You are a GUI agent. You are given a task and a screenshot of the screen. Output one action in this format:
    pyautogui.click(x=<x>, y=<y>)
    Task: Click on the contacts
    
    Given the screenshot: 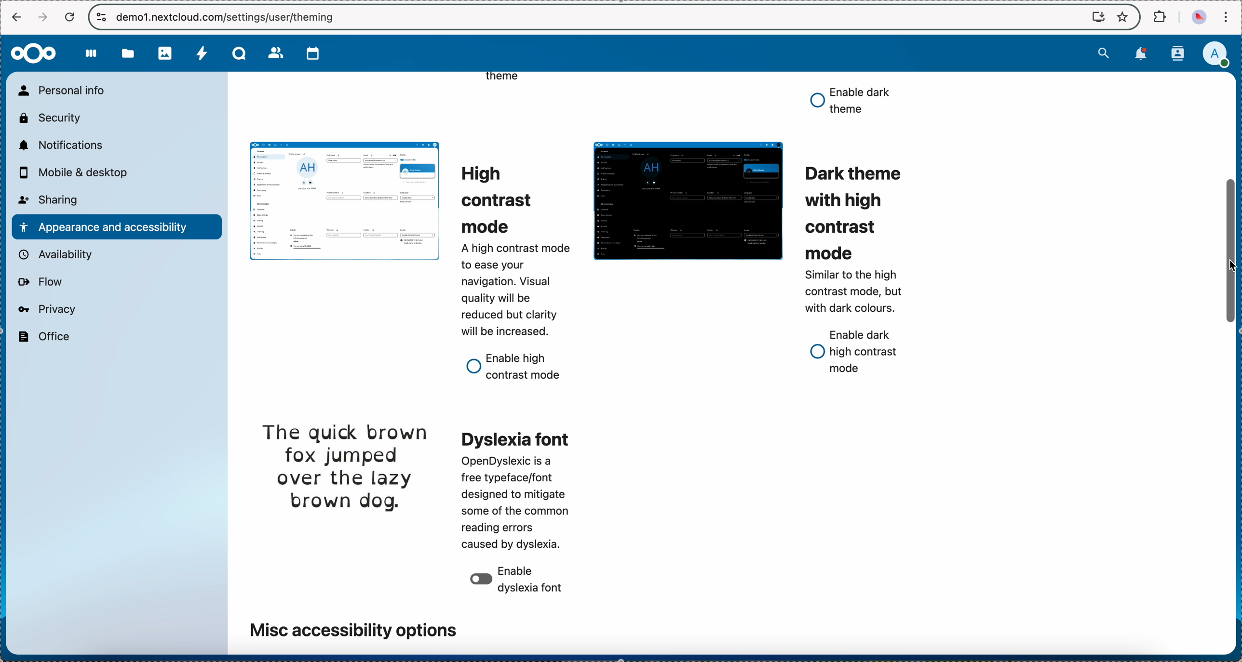 What is the action you would take?
    pyautogui.click(x=274, y=53)
    